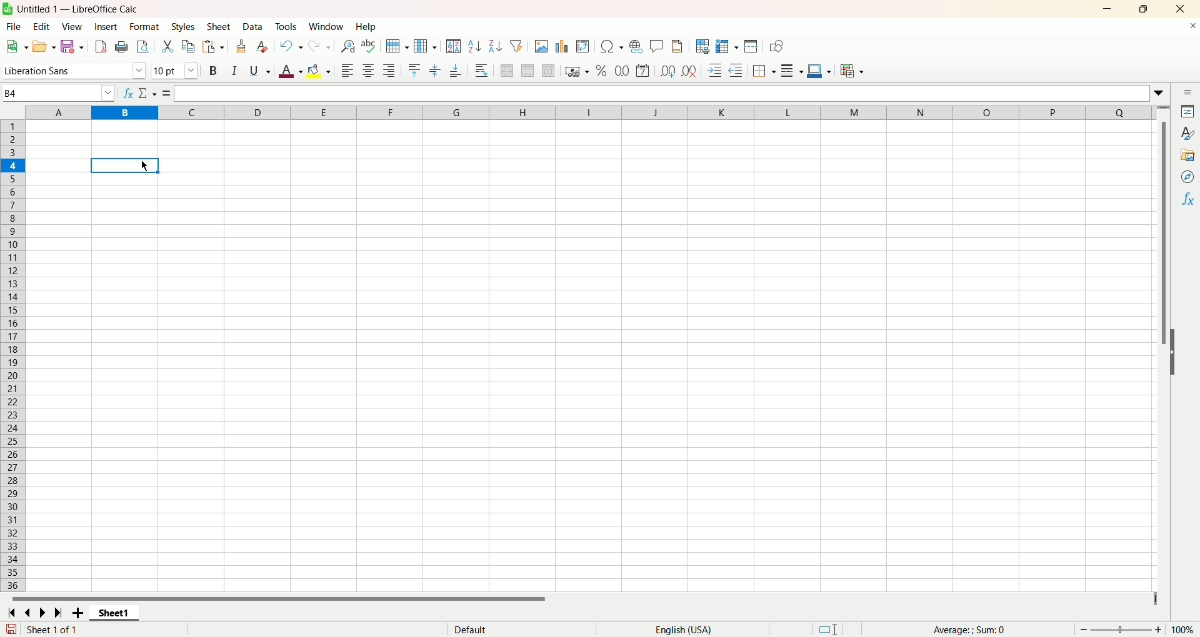 The height and width of the screenshot is (637, 1200). I want to click on wrap text, so click(482, 71).